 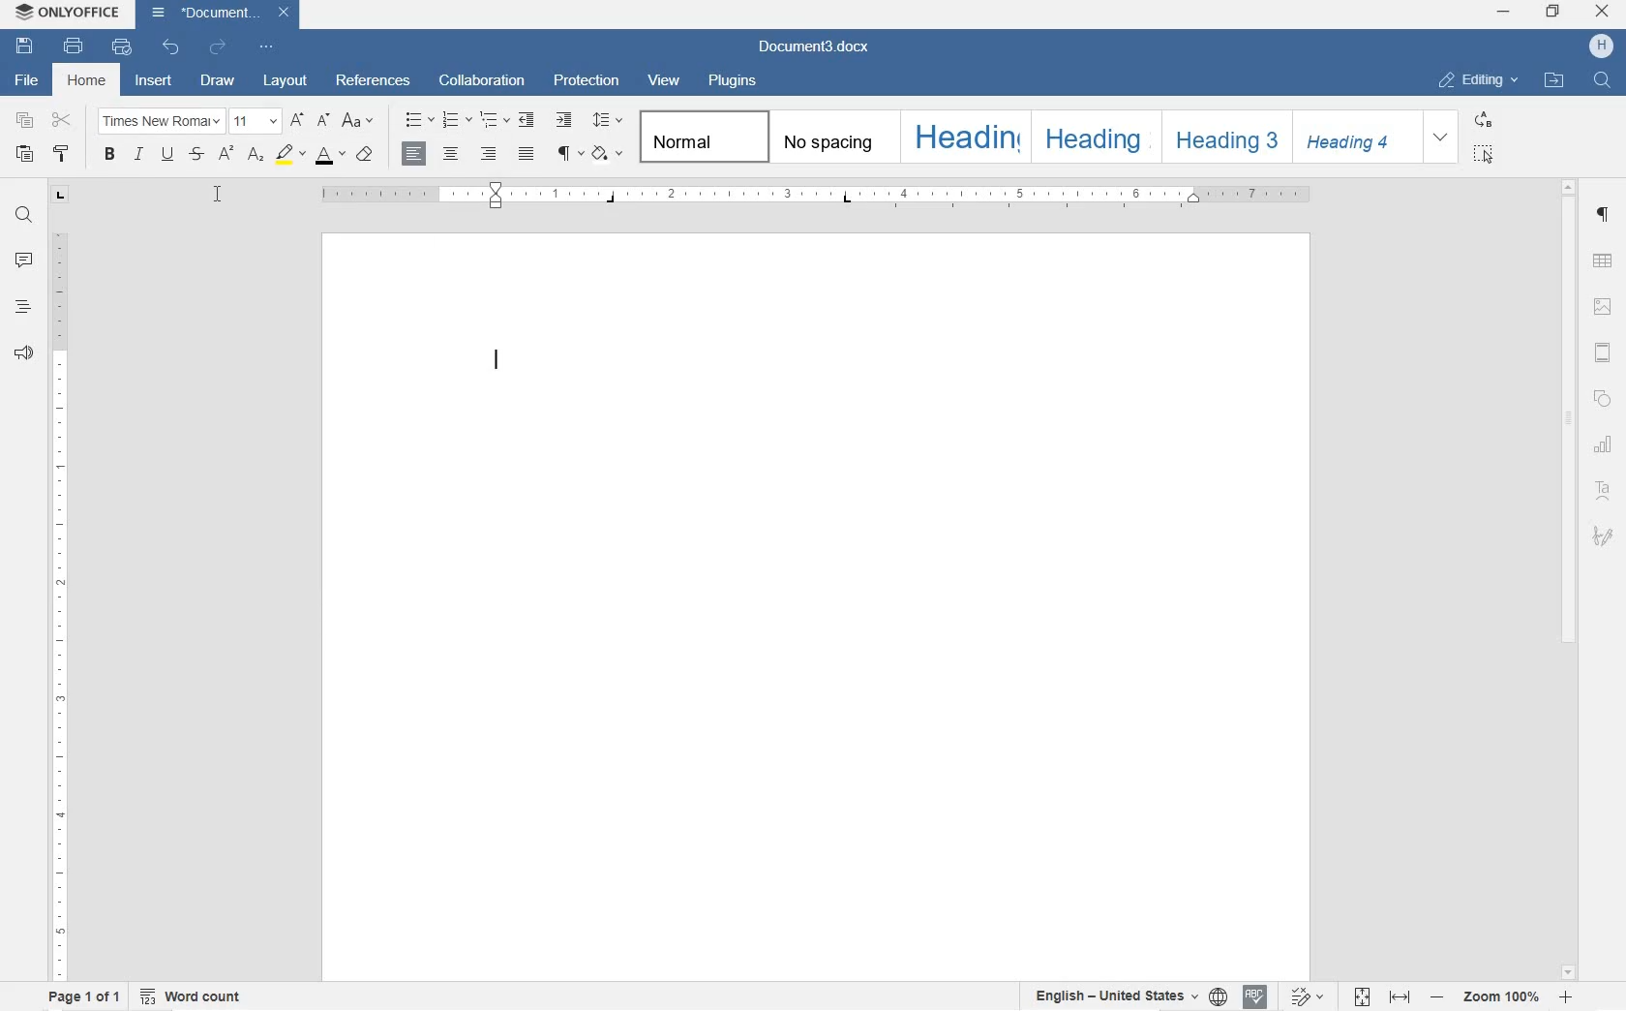 I want to click on REPLACE, so click(x=1486, y=120).